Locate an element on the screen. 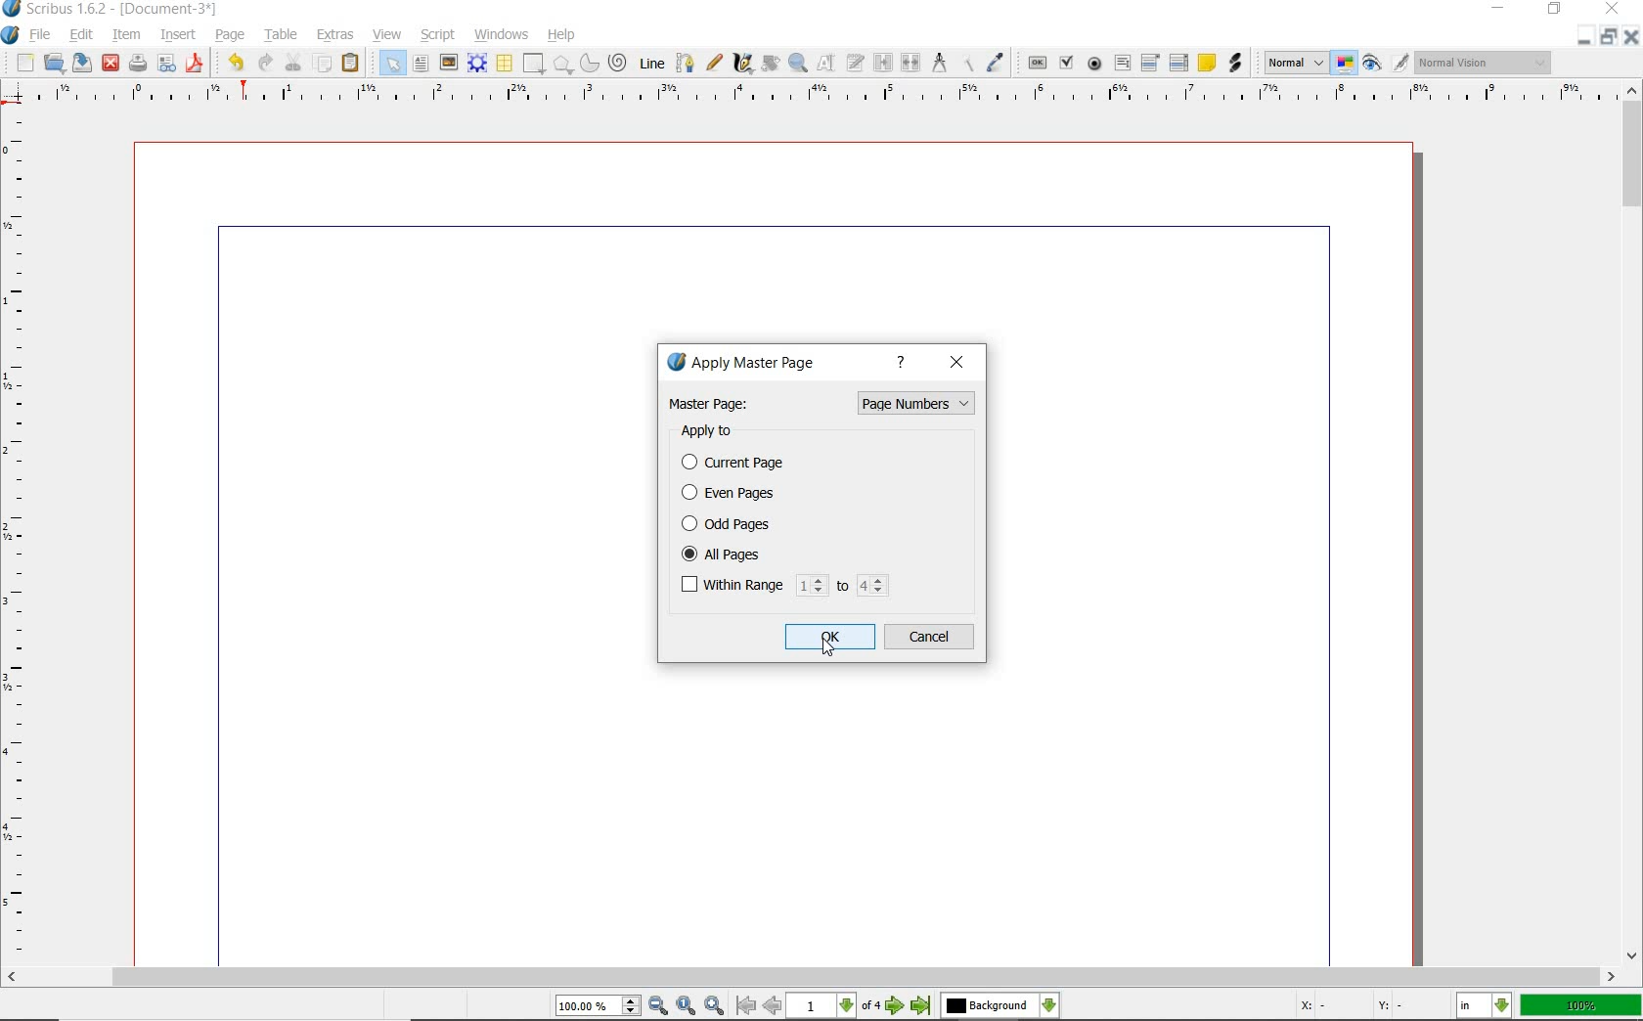  measurements is located at coordinates (938, 64).